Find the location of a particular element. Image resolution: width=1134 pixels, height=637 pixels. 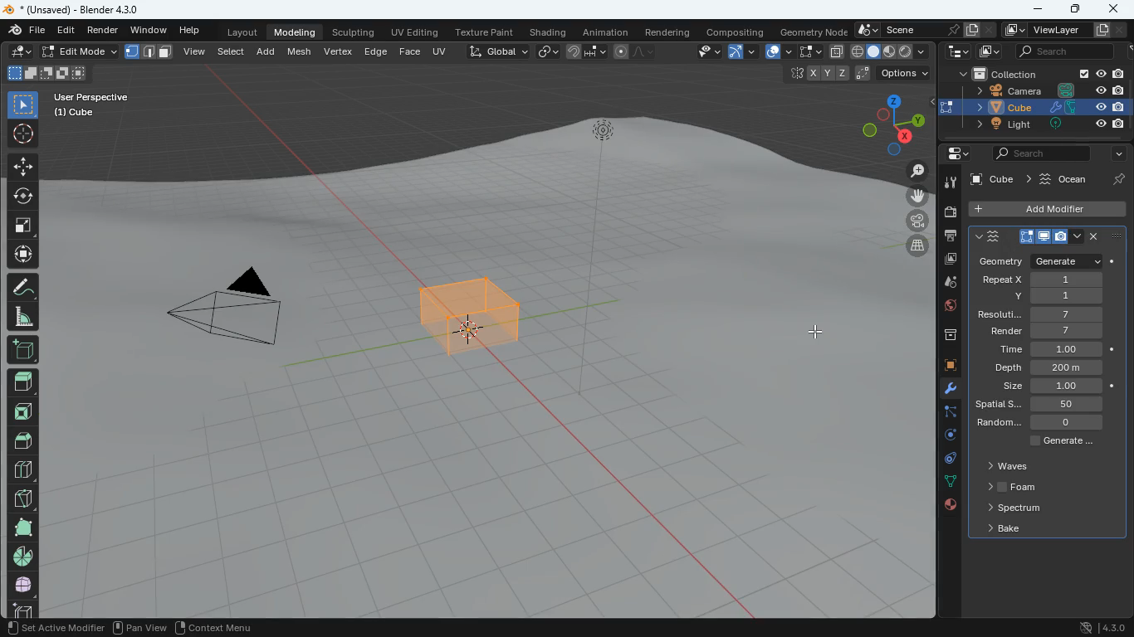

move is located at coordinates (914, 197).